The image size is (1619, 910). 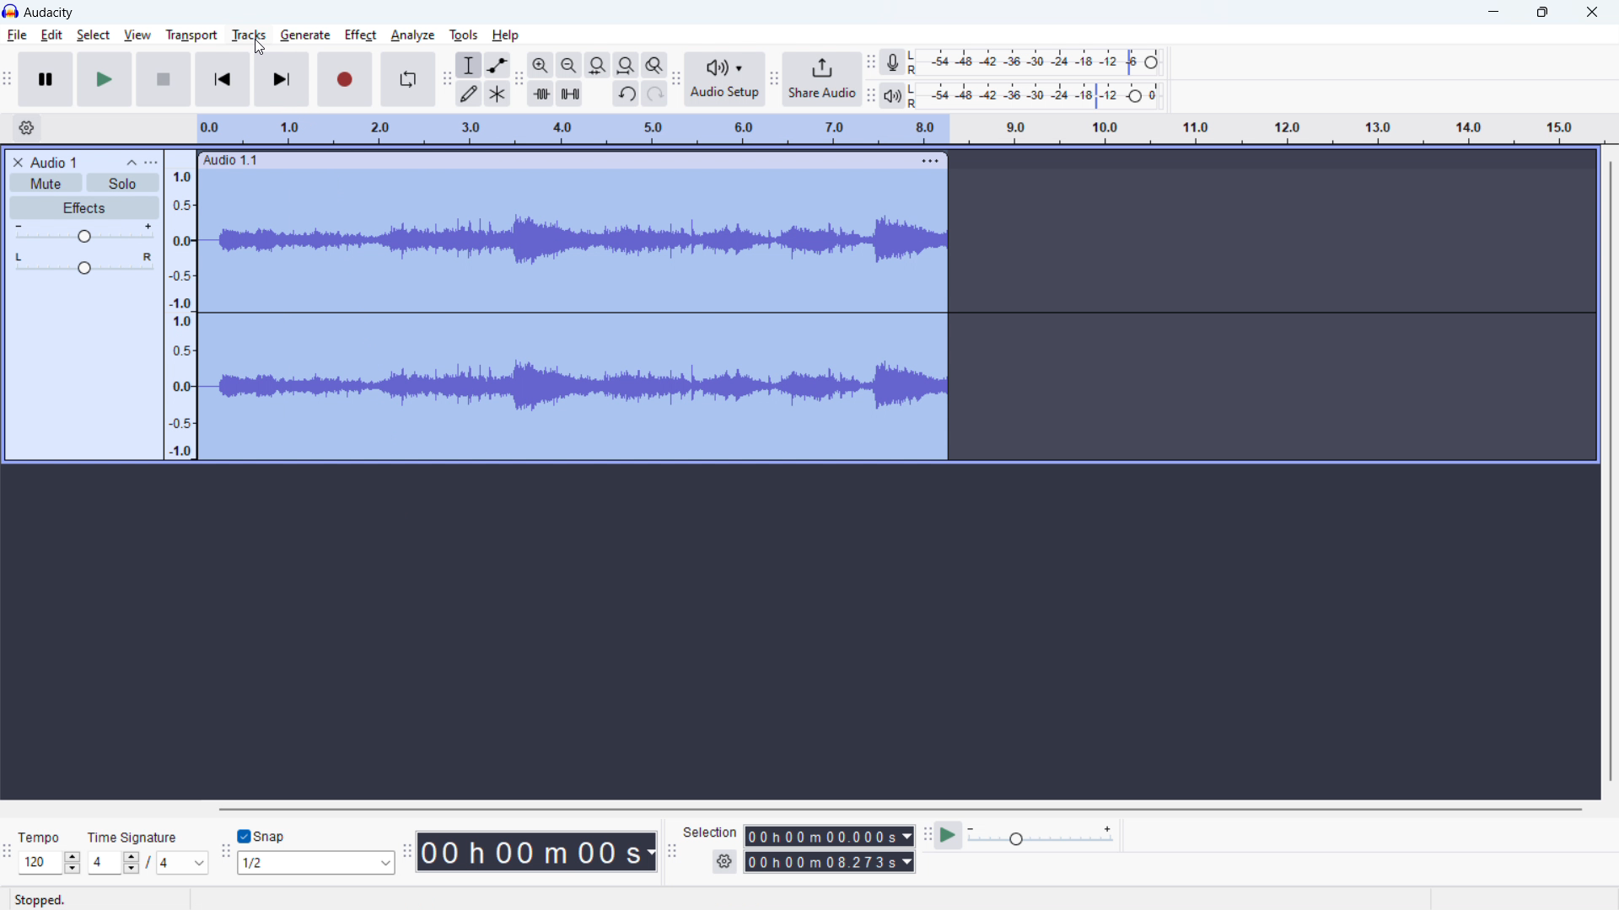 I want to click on multi tool, so click(x=498, y=93).